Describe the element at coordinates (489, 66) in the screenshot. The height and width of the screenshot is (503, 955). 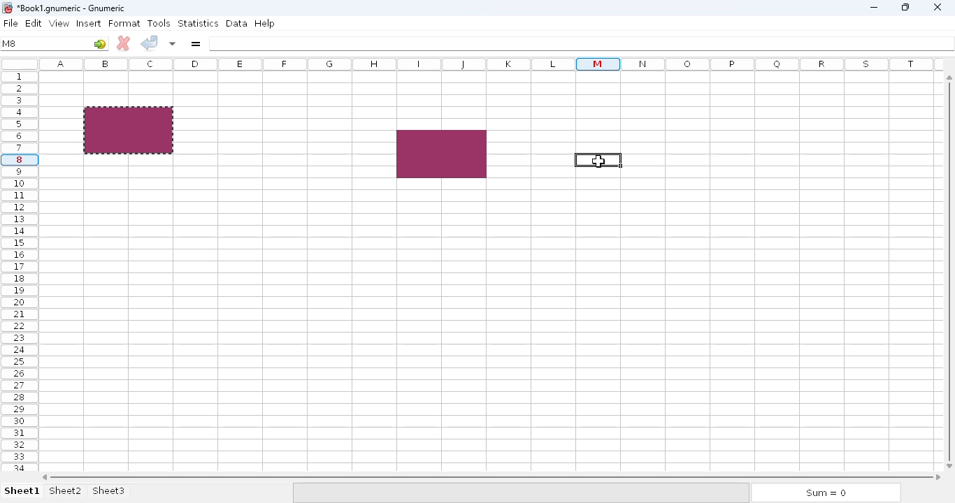
I see `columns` at that location.